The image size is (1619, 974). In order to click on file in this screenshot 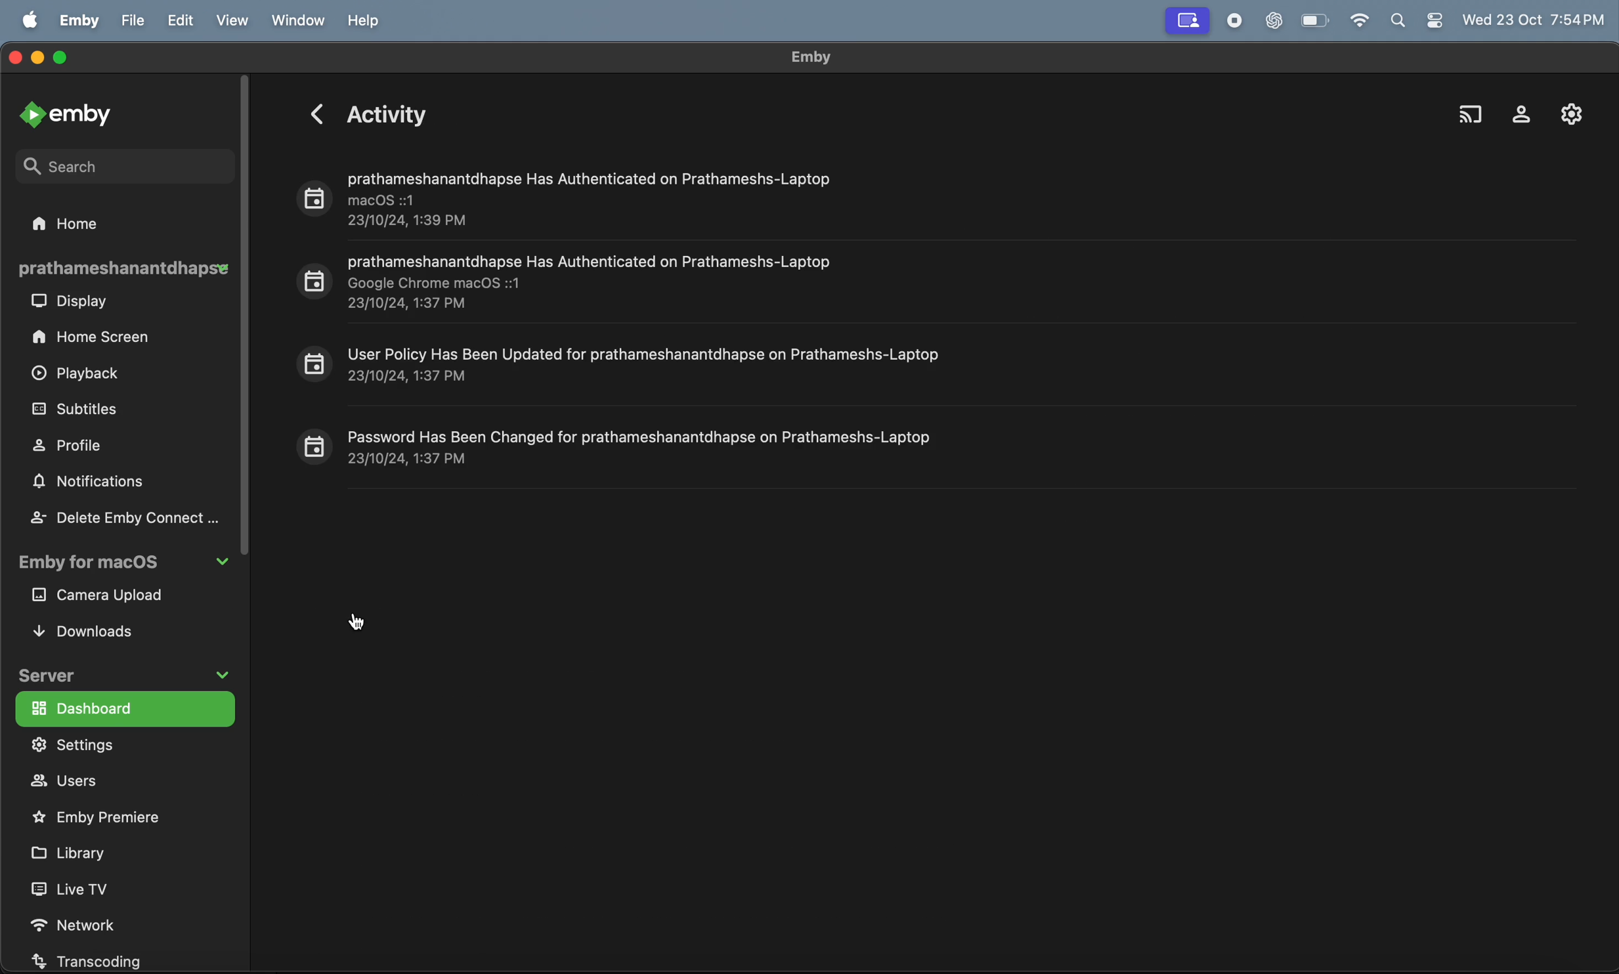, I will do `click(134, 20)`.